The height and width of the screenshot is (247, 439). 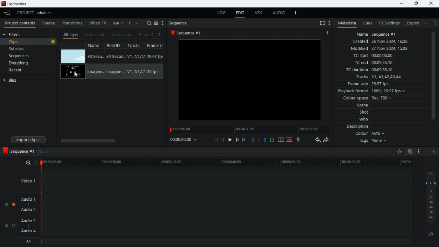 What do you see at coordinates (219, 14) in the screenshot?
I see `log` at bounding box center [219, 14].